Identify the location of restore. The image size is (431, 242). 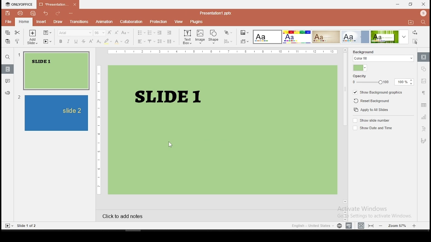
(410, 4).